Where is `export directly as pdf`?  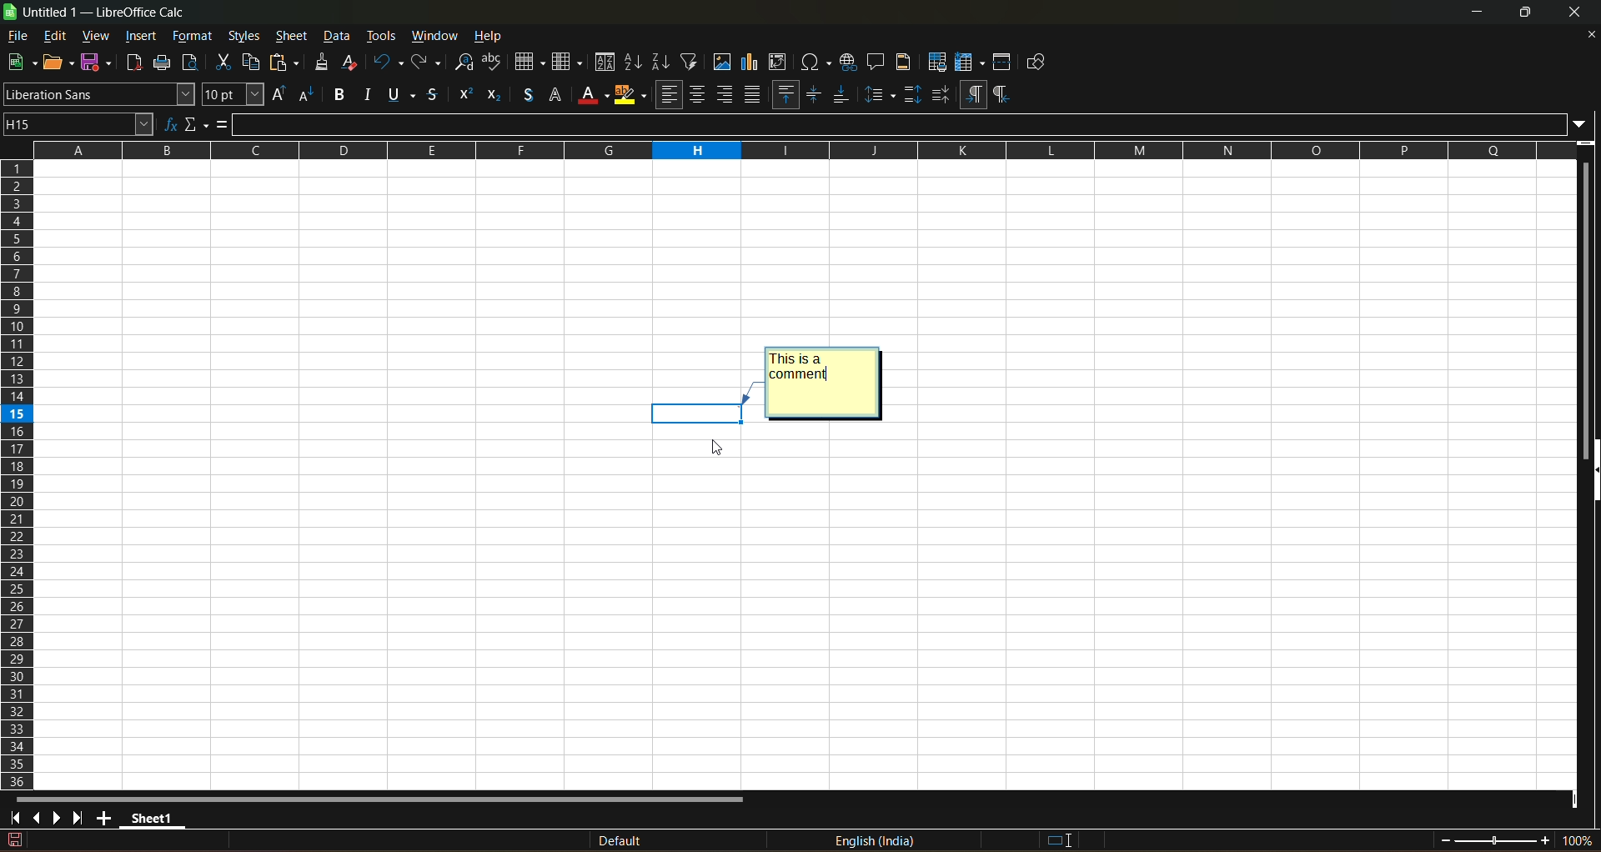 export directly as pdf is located at coordinates (134, 62).